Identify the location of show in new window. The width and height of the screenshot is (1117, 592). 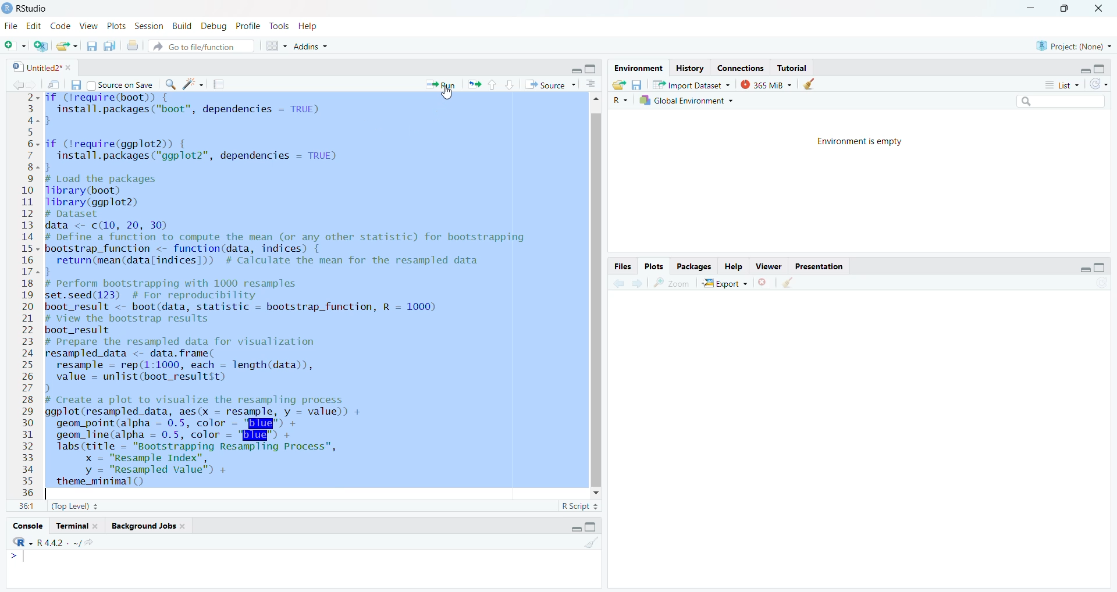
(55, 85).